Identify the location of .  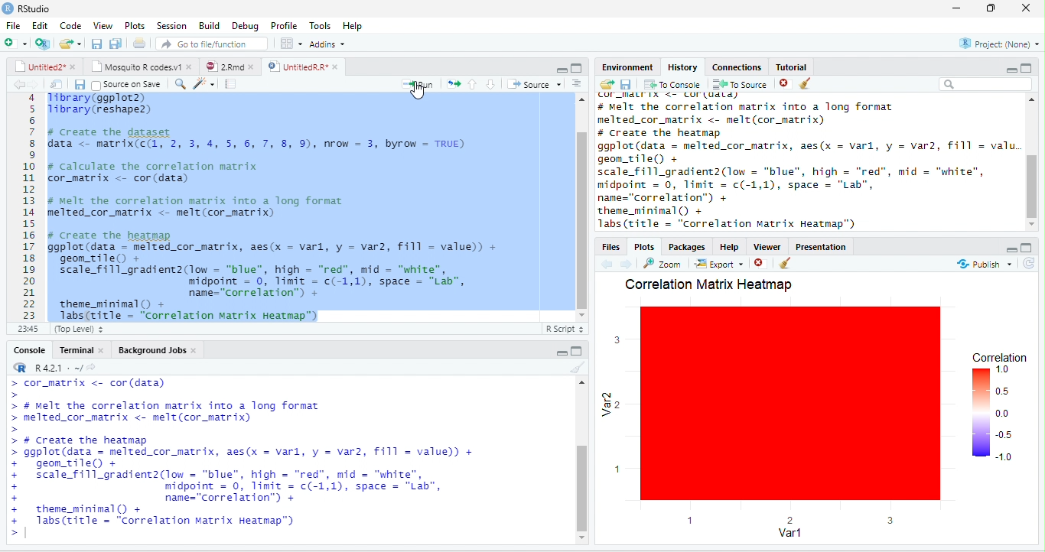
(1031, 265).